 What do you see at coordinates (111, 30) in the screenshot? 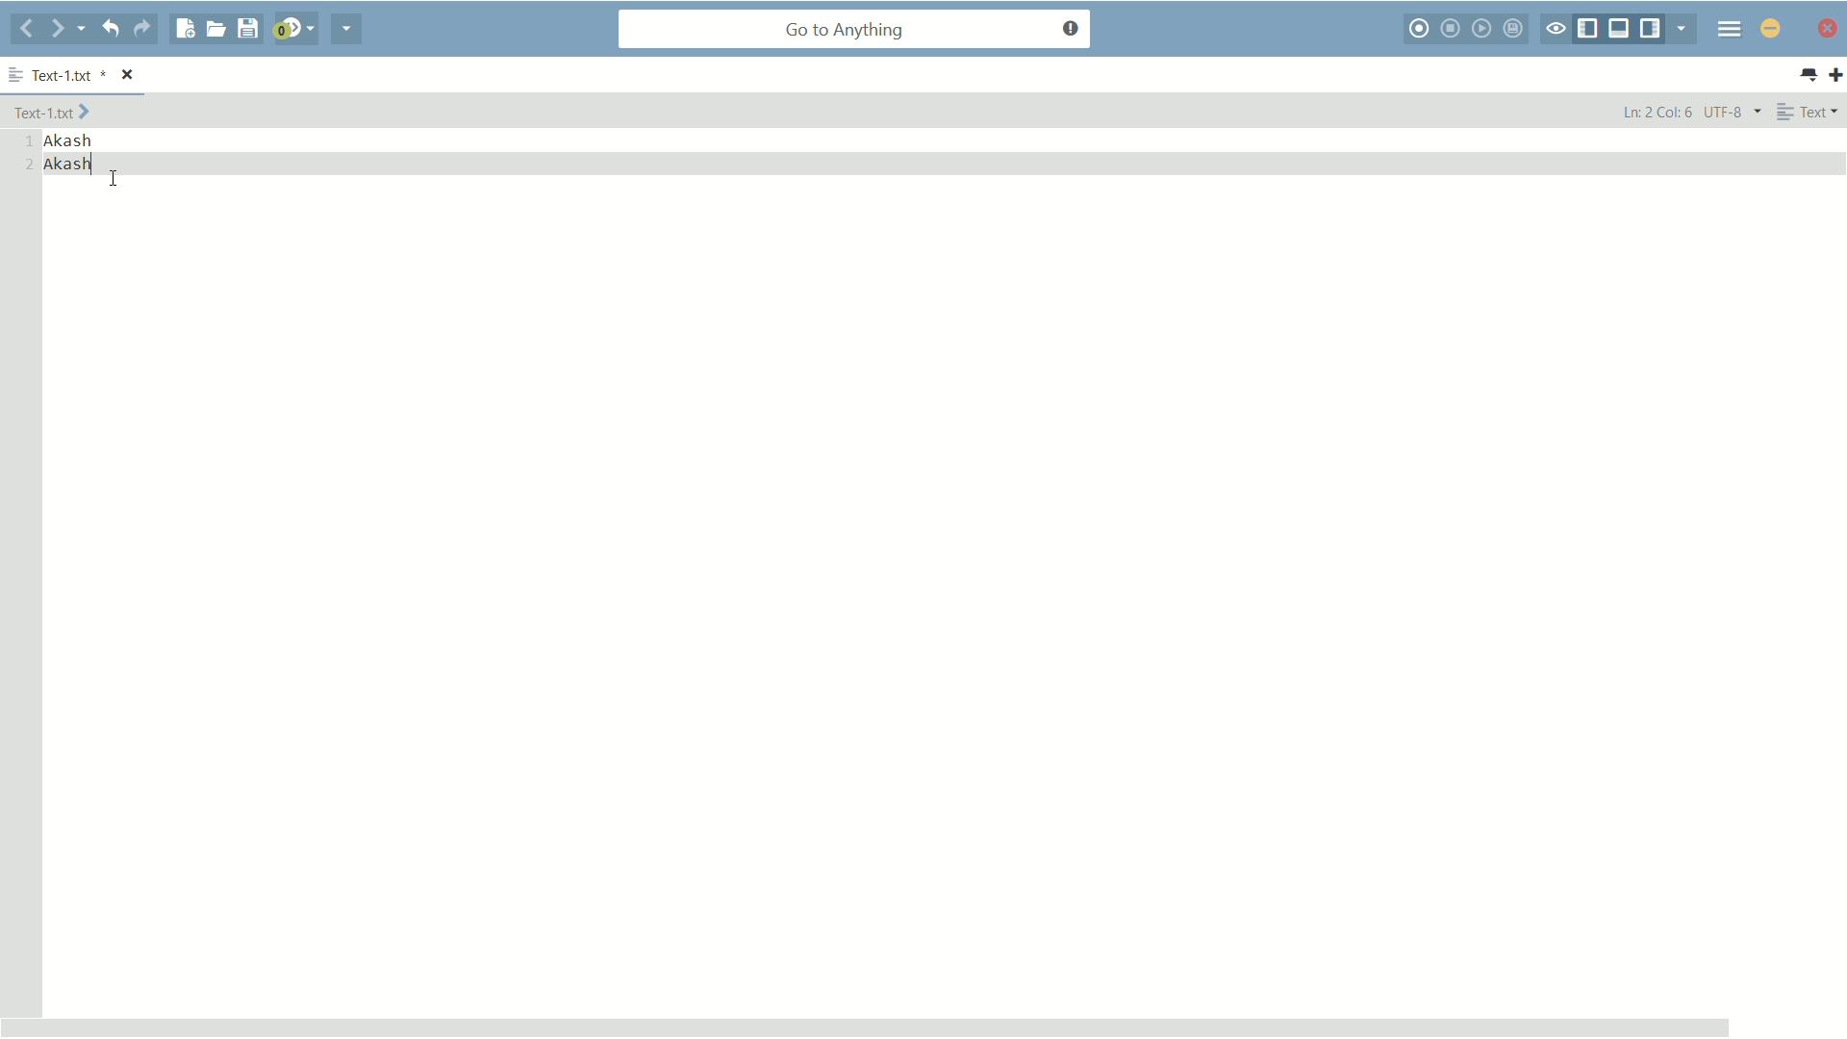
I see `undo` at bounding box center [111, 30].